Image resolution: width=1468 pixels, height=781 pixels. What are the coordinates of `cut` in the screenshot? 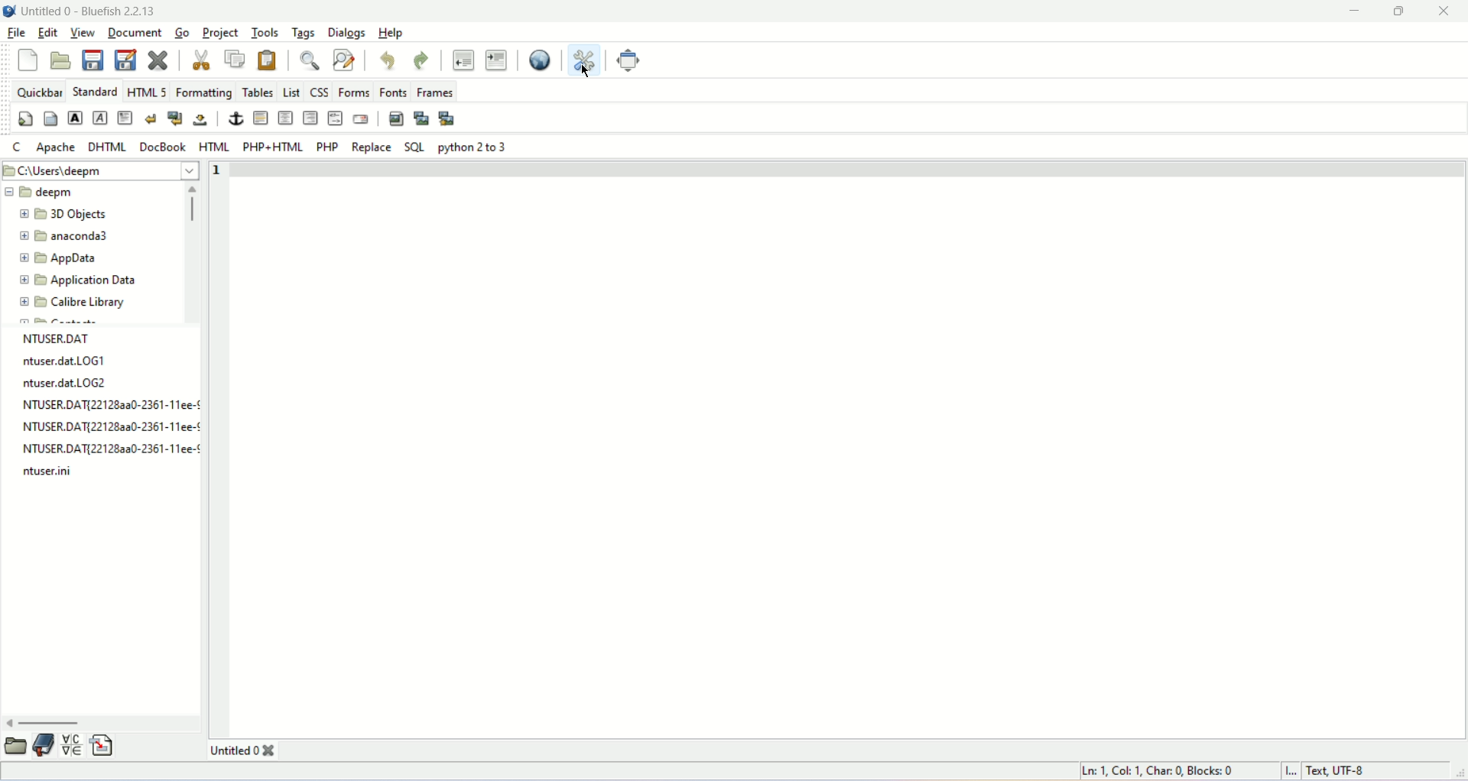 It's located at (201, 60).